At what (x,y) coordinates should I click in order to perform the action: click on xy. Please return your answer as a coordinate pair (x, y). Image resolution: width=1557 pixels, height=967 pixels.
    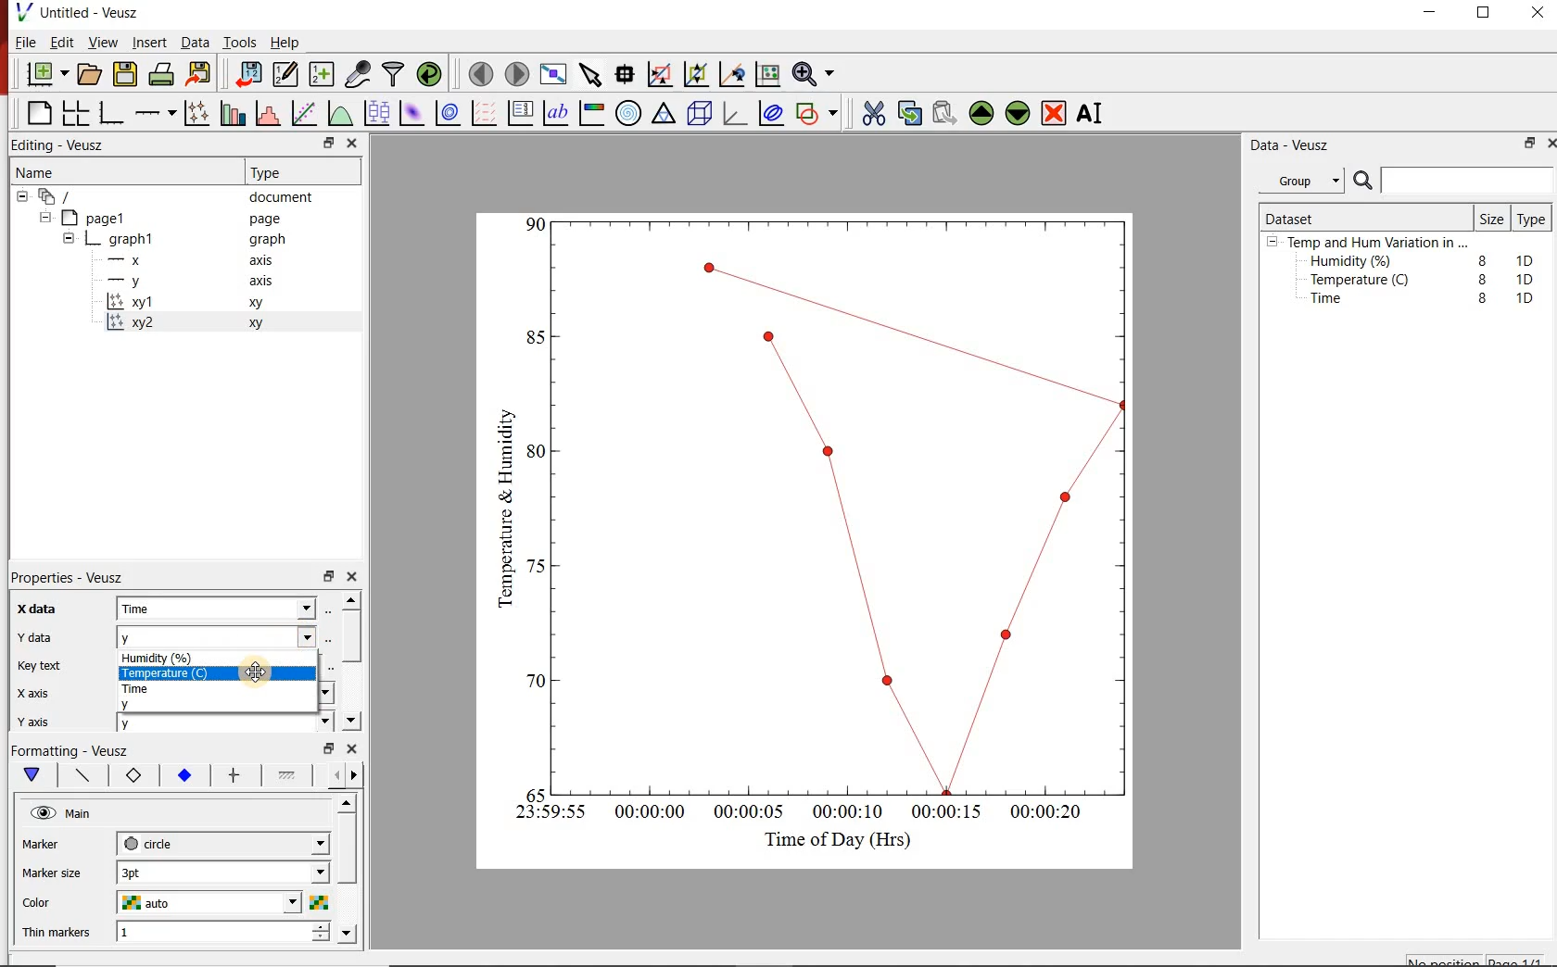
    Looking at the image, I should click on (259, 323).